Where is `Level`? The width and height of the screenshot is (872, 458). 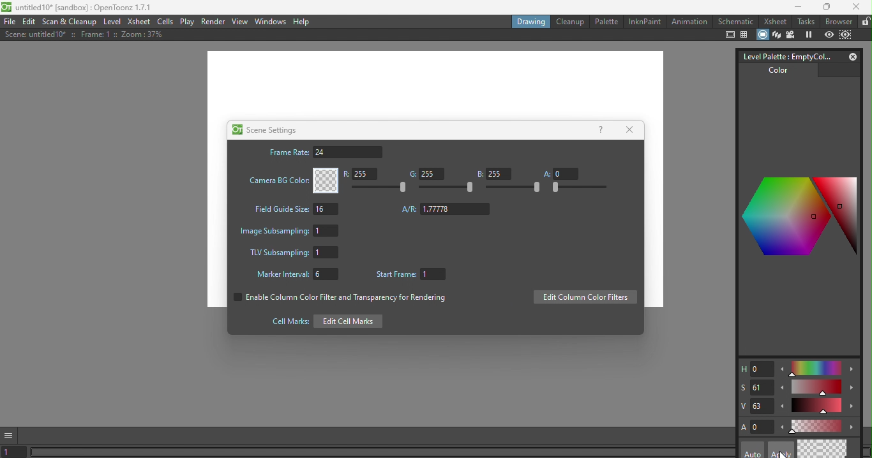
Level is located at coordinates (113, 23).